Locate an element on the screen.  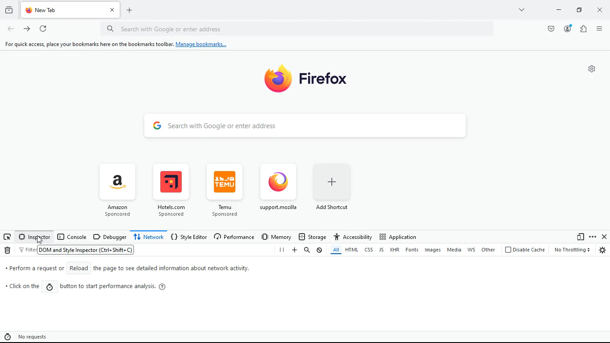
profile is located at coordinates (568, 29).